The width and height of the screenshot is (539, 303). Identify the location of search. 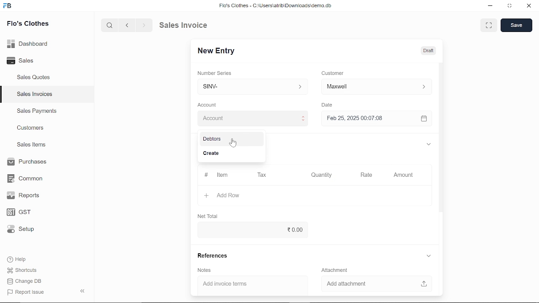
(111, 26).